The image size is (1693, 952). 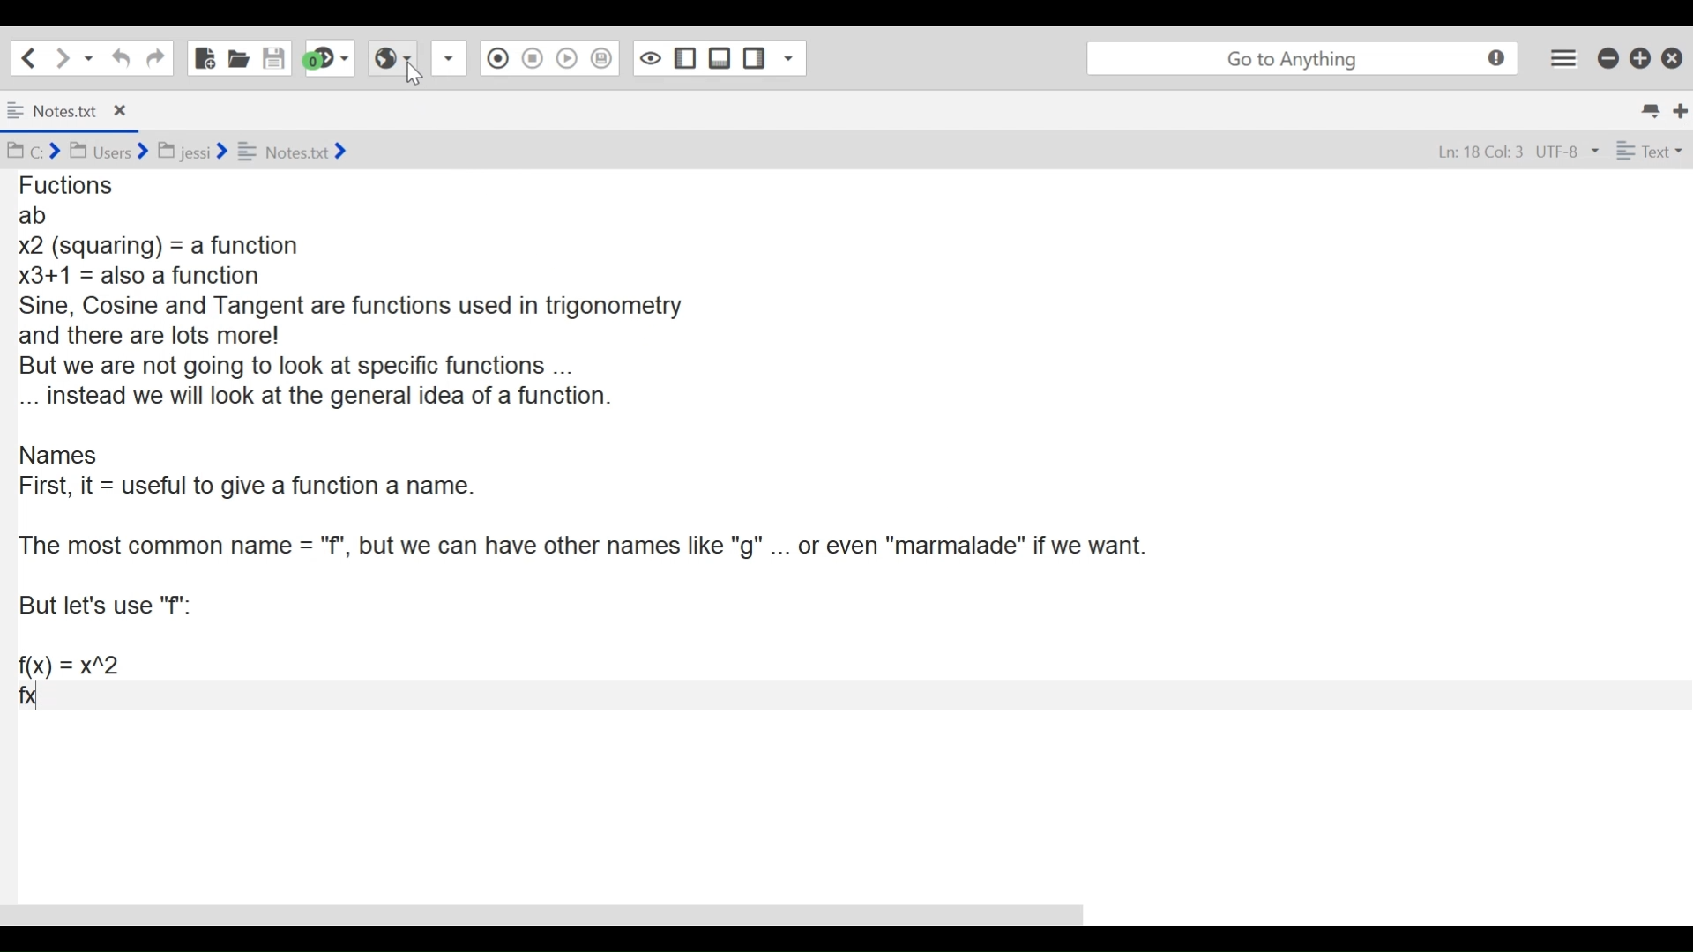 I want to click on FuctionsabX2 (squaring) = a functionx3+1 = also a functionSine, Cosine and Tangent are functions used in trigonometryand there are lots more!But we are not going to look at specific functions ...... instead we will look at the general idea of a function.NamesFirst, it = useful to give a function a name.The most common name = "f", but we can have other names like "g" ... or even "marmalade" if we want.But let's use "f":f(x) = x^2 fx, so click(x=600, y=445).